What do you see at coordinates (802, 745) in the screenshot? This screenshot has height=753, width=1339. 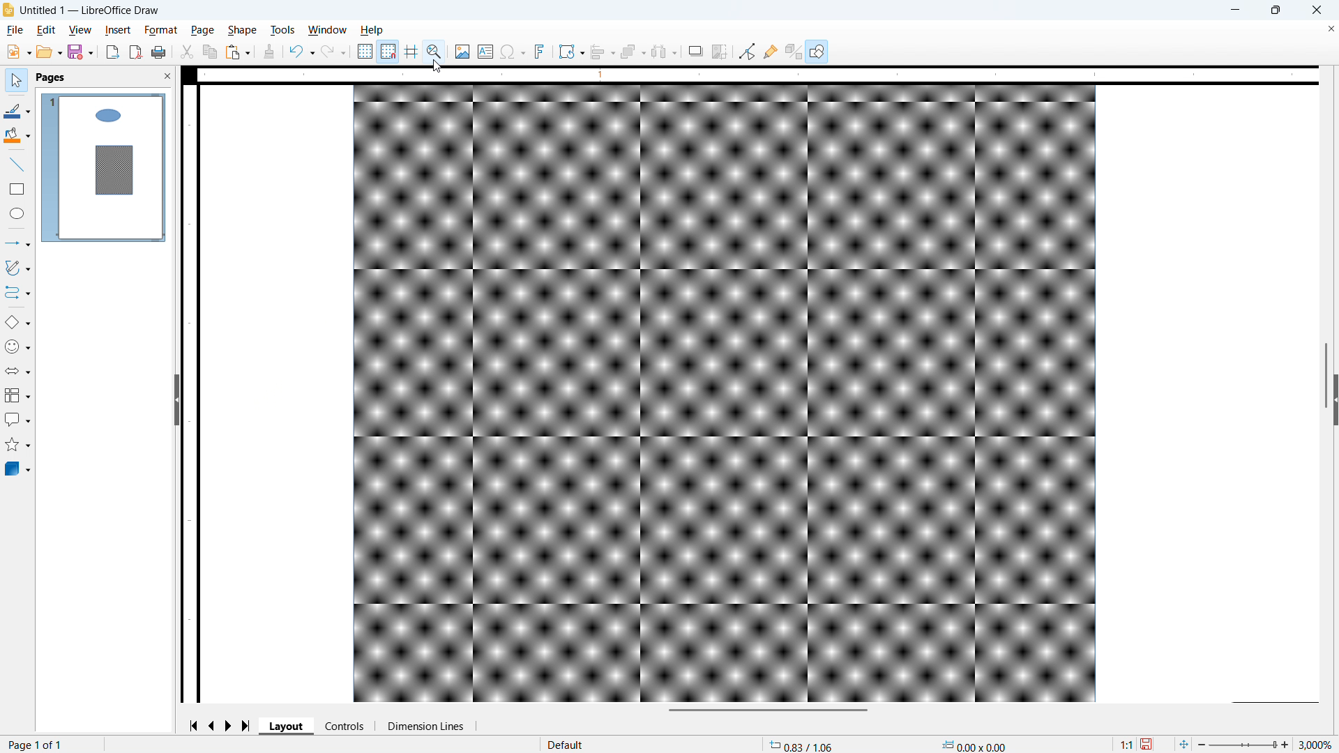 I see `Cursor coordinates ` at bounding box center [802, 745].